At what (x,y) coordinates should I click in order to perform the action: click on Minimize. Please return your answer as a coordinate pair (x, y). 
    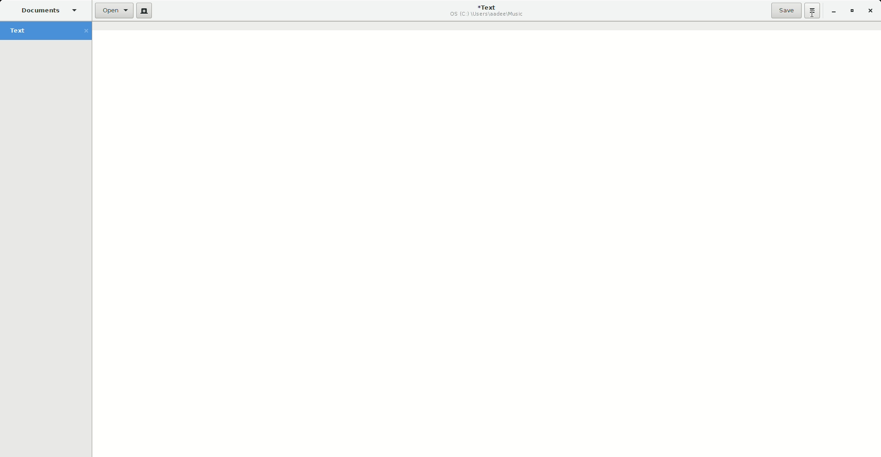
    Looking at the image, I should click on (833, 11).